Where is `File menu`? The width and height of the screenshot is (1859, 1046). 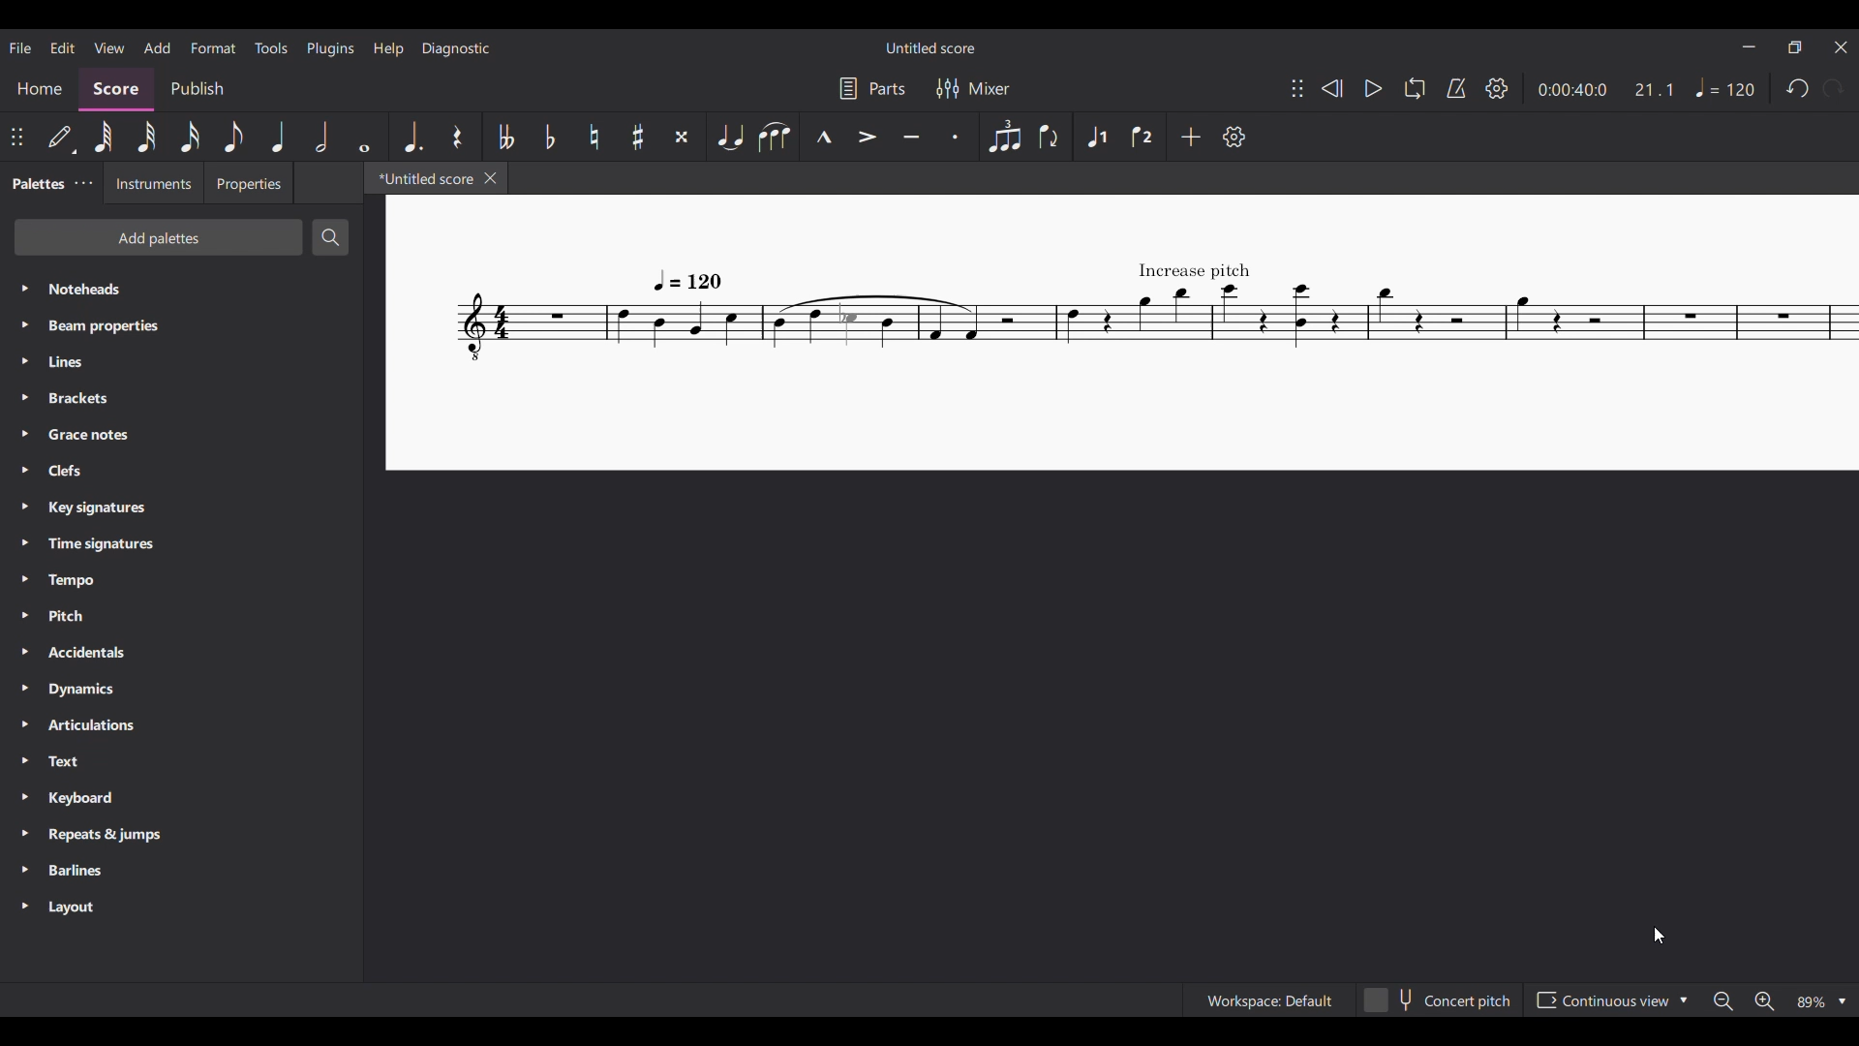 File menu is located at coordinates (20, 47).